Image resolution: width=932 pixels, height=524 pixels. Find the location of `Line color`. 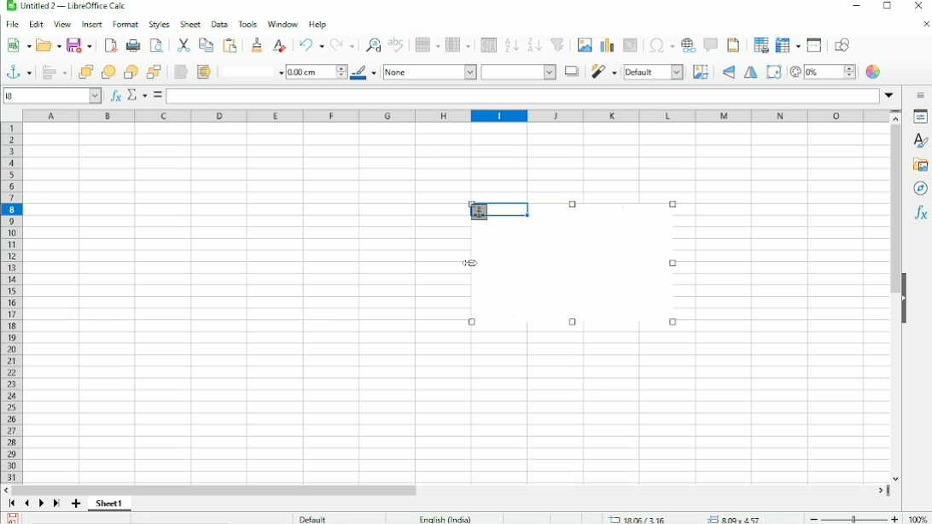

Line color is located at coordinates (364, 73).